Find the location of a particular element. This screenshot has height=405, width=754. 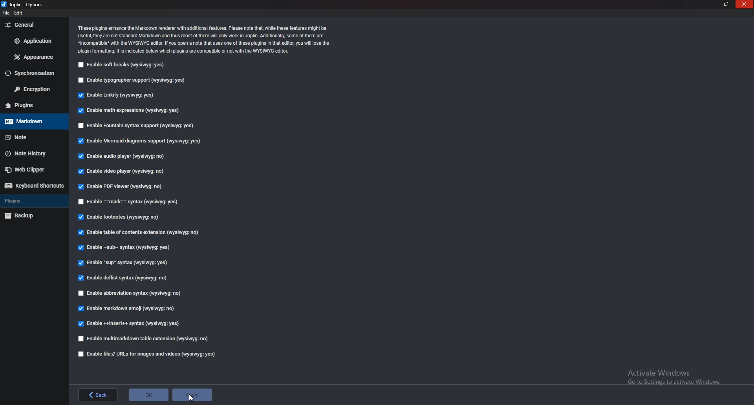

Enable multi markdown table extension is located at coordinates (146, 338).